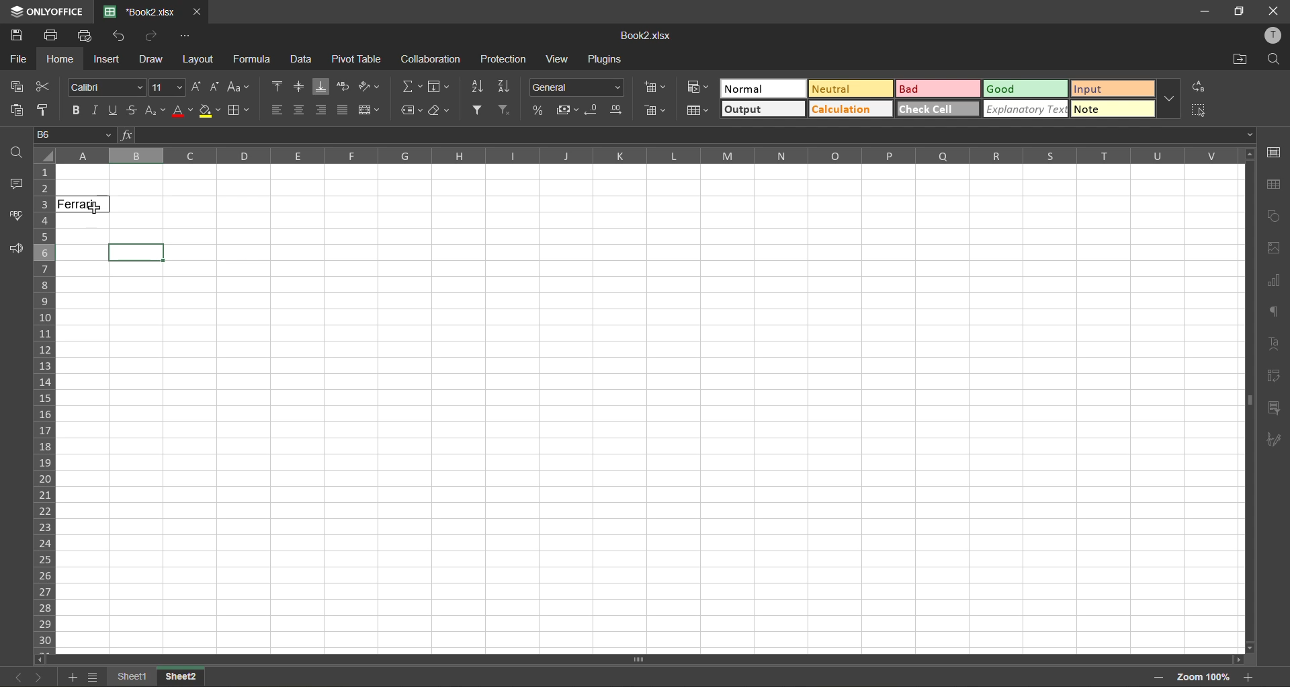 The width and height of the screenshot is (1290, 687). Describe the element at coordinates (278, 85) in the screenshot. I see `align top` at that location.